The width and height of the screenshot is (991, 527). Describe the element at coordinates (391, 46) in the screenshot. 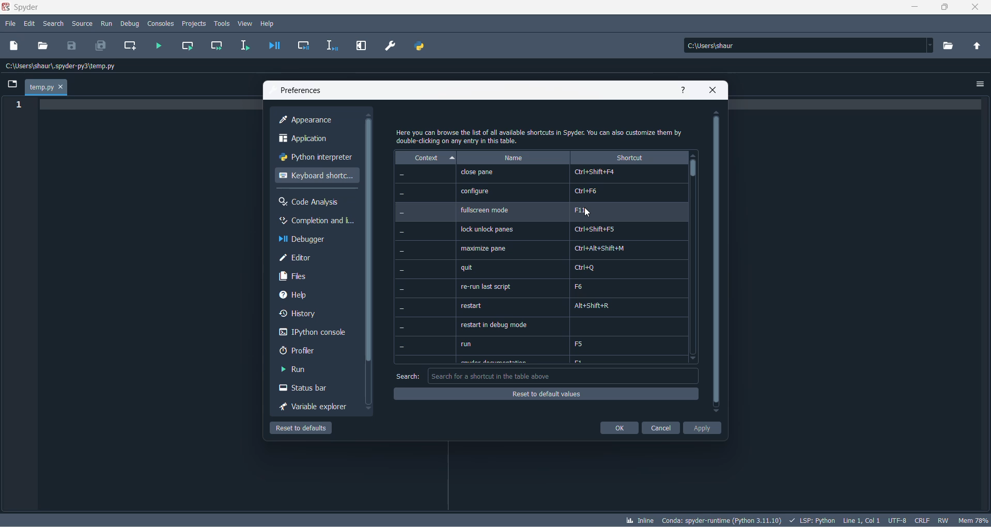

I see `PREFERENCES` at that location.